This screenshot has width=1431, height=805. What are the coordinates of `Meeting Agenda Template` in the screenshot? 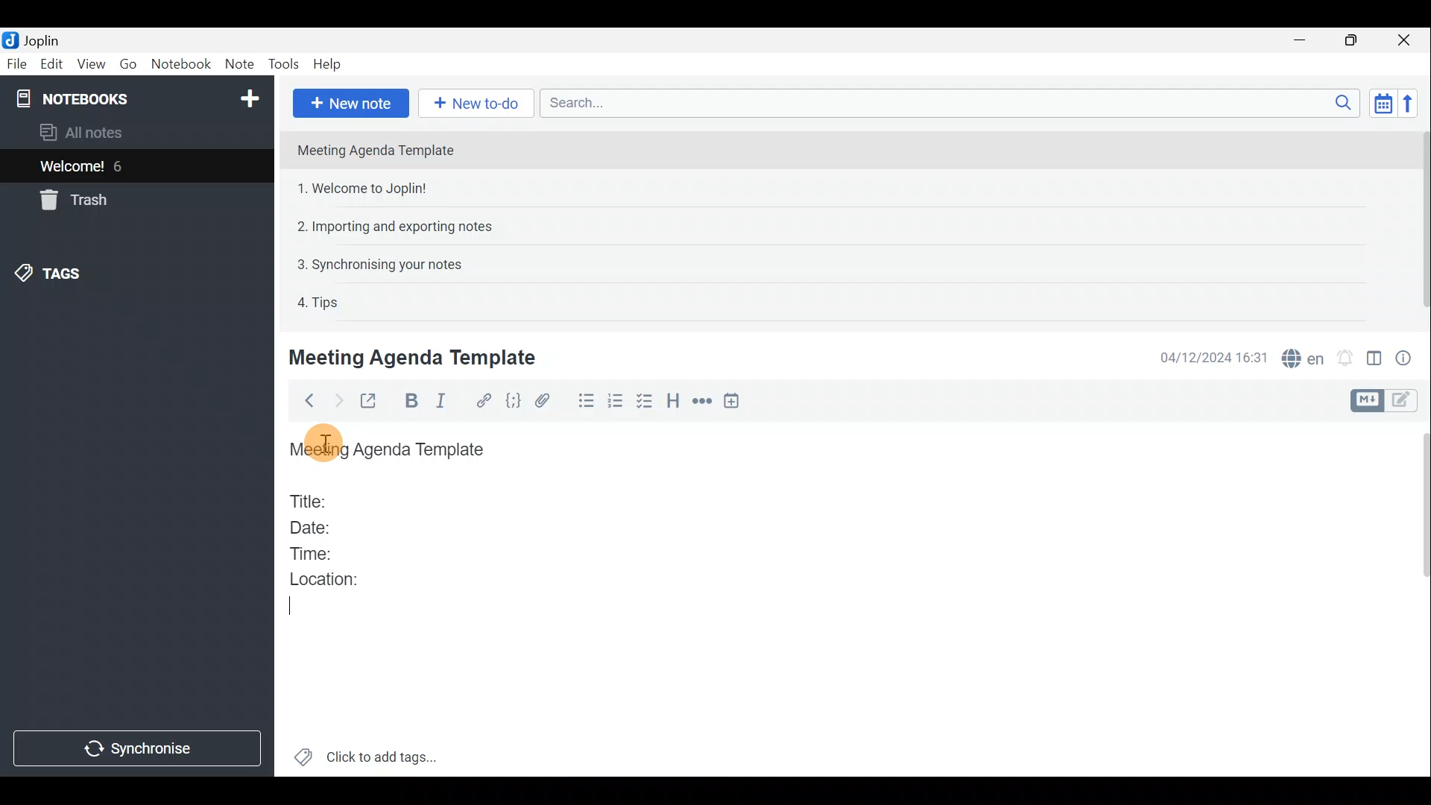 It's located at (415, 357).